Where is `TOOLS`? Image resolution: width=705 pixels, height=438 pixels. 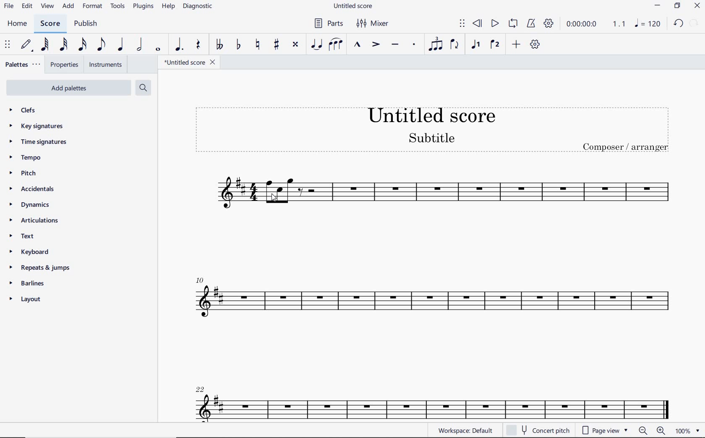 TOOLS is located at coordinates (117, 6).